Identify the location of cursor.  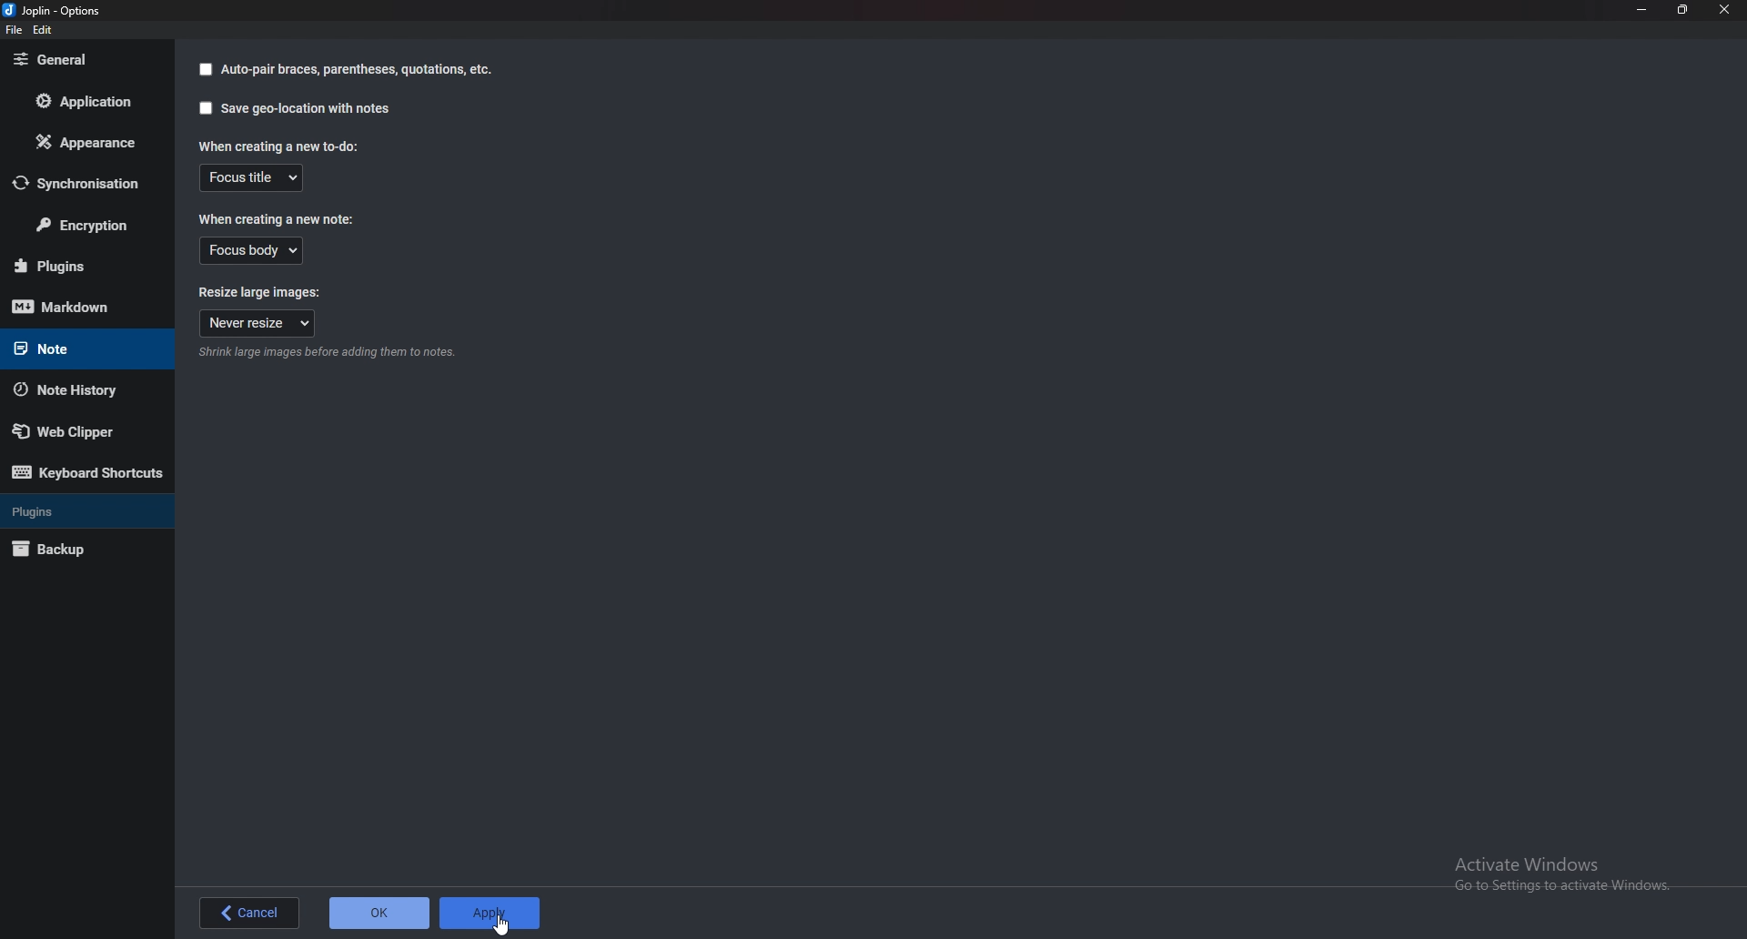
(502, 924).